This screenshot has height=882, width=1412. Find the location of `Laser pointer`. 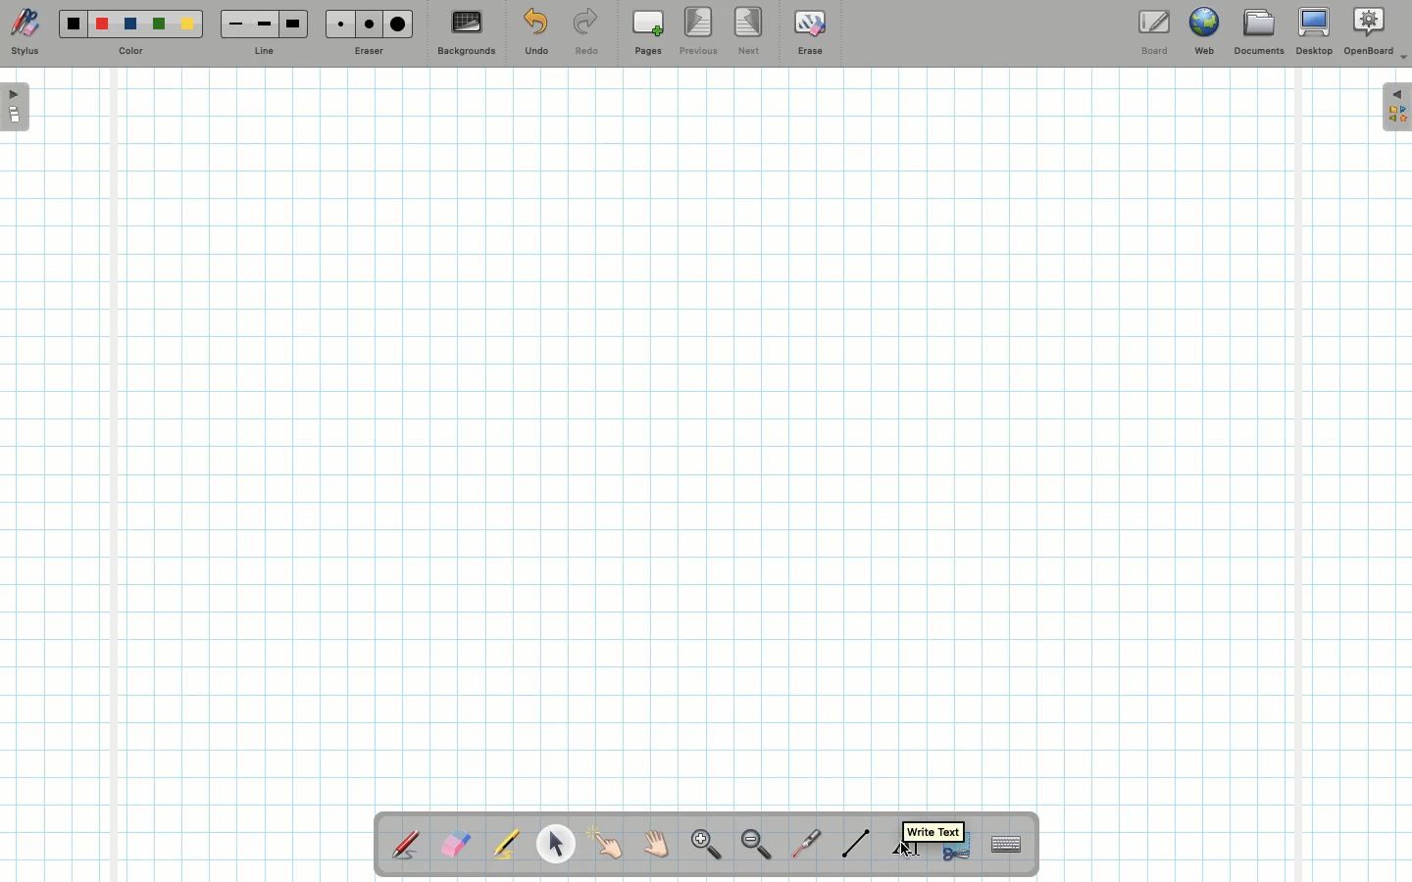

Laser pointer is located at coordinates (802, 845).